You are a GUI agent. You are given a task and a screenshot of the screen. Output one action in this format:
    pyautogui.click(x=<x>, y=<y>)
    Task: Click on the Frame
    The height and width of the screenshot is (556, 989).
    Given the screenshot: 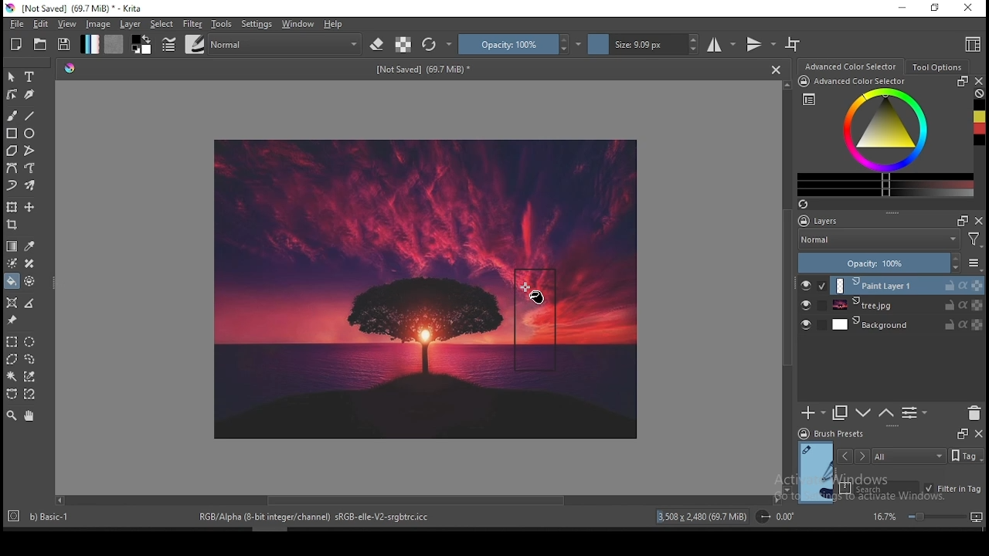 What is the action you would take?
    pyautogui.click(x=960, y=434)
    